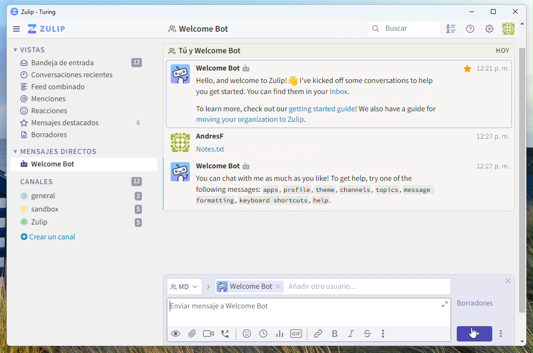  I want to click on Box, so click(493, 12).